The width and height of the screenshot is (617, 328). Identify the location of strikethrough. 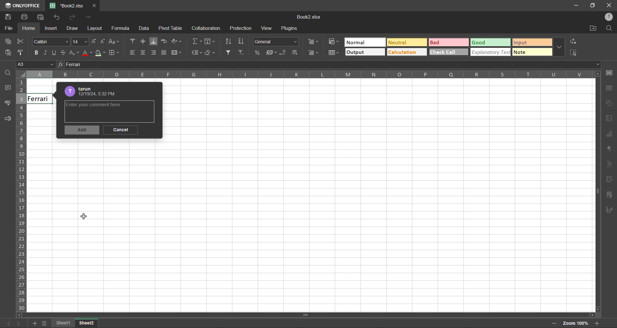
(65, 54).